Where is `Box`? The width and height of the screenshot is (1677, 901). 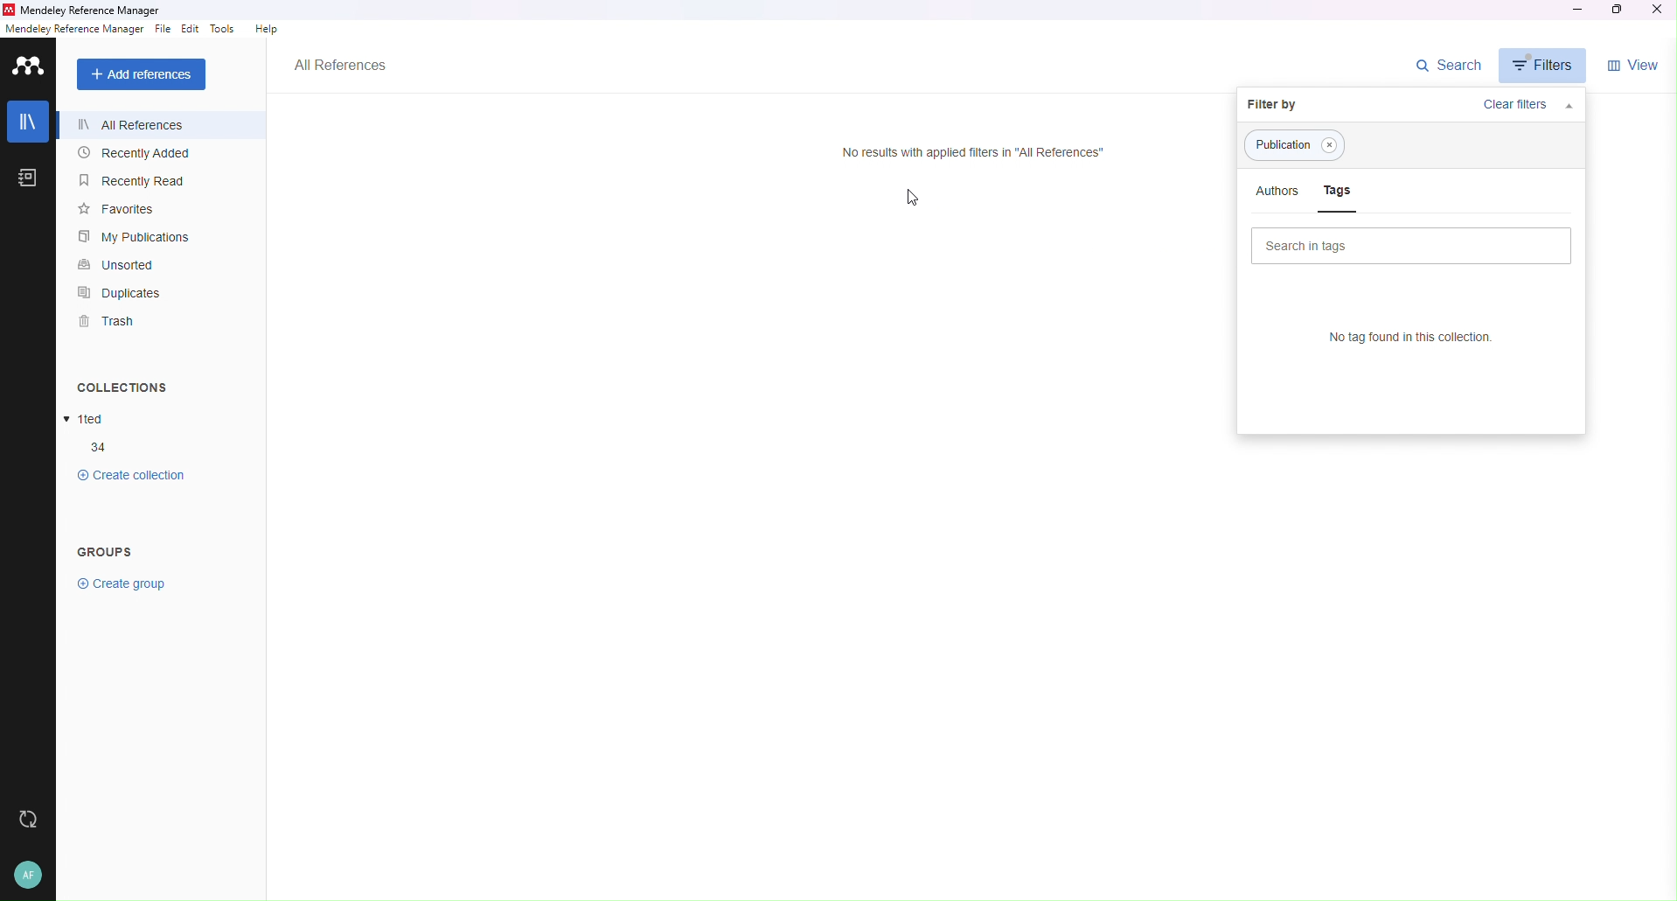 Box is located at coordinates (1623, 10).